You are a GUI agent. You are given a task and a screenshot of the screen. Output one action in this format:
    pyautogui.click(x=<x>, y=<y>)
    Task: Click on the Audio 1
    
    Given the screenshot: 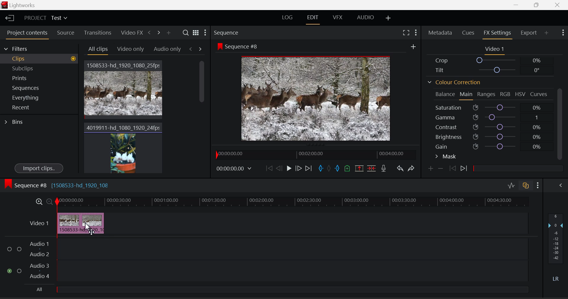 What is the action you would take?
    pyautogui.click(x=40, y=243)
    